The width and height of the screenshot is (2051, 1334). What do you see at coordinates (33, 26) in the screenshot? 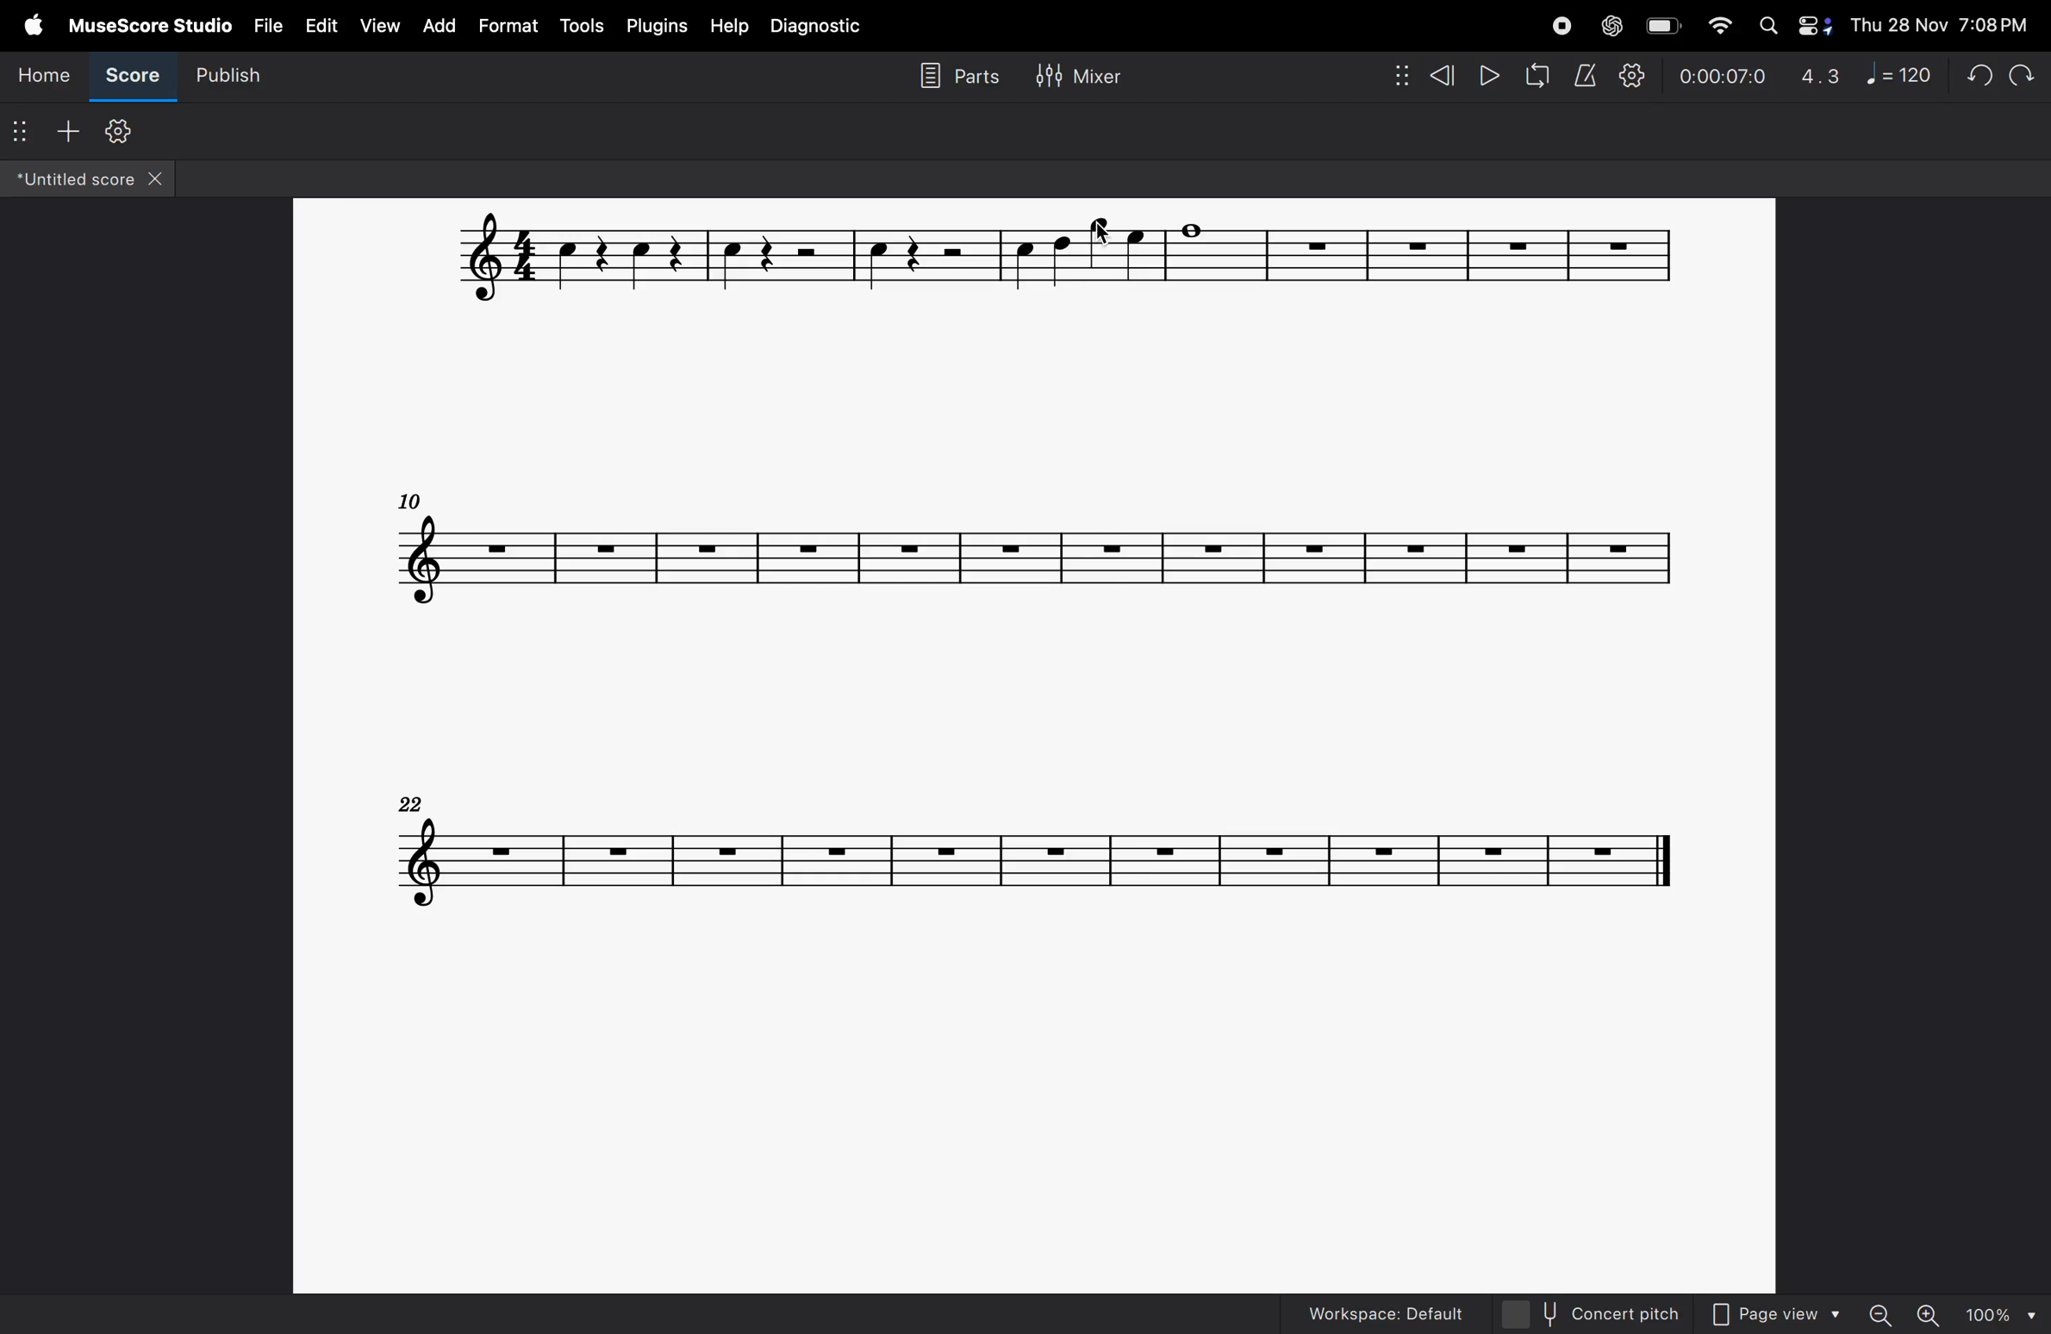
I see `apple menu` at bounding box center [33, 26].